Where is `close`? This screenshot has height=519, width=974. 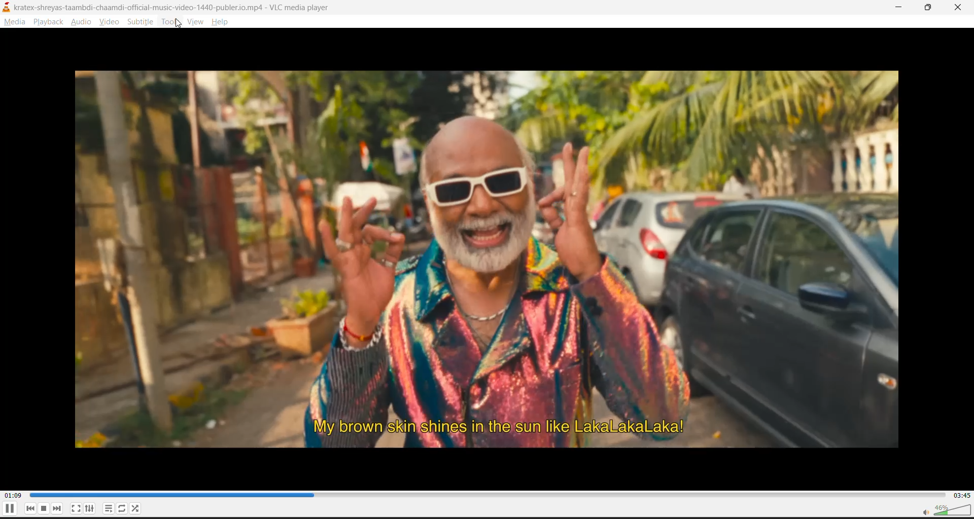
close is located at coordinates (959, 9).